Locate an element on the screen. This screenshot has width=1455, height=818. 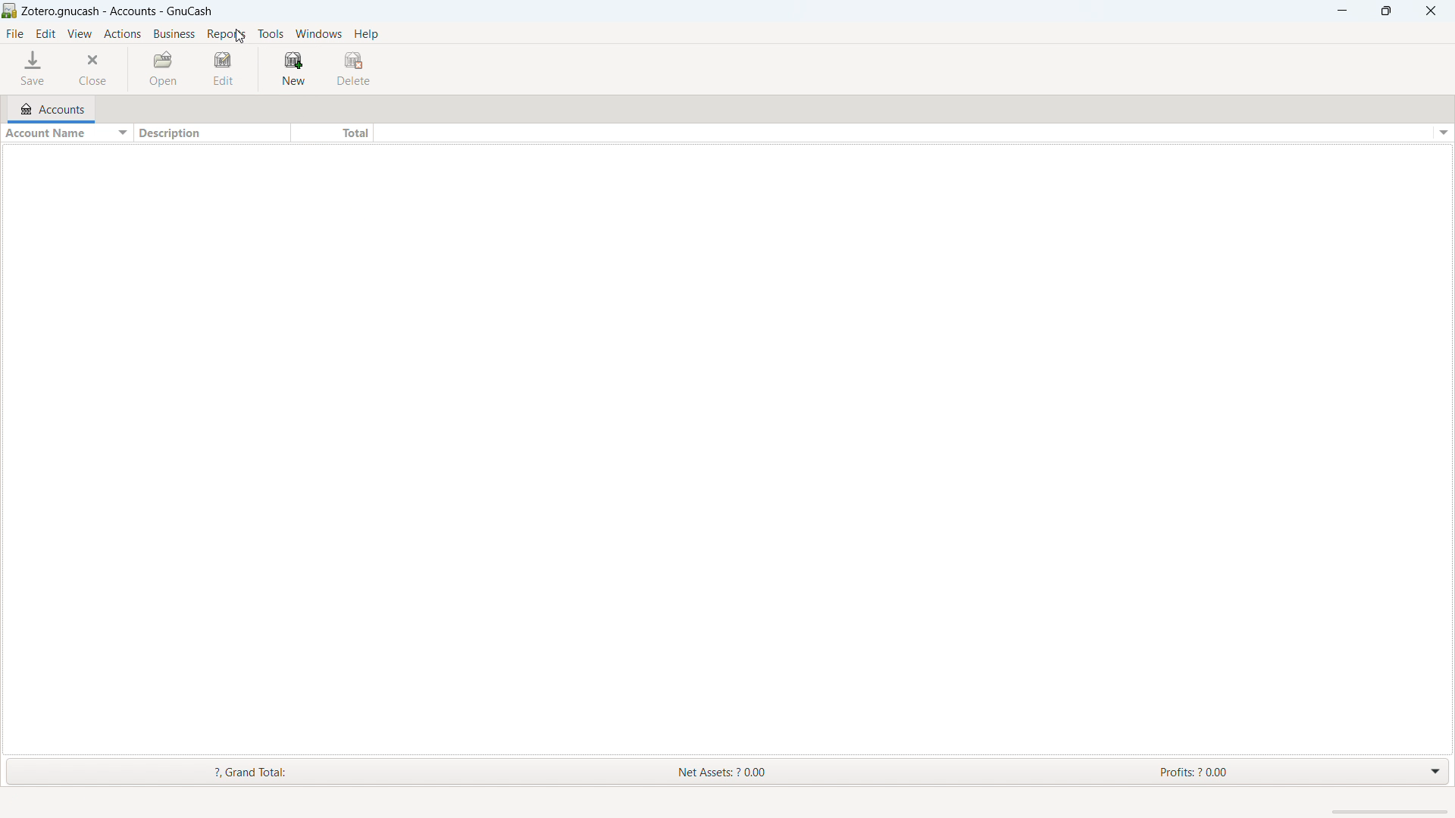
edit is located at coordinates (46, 33).